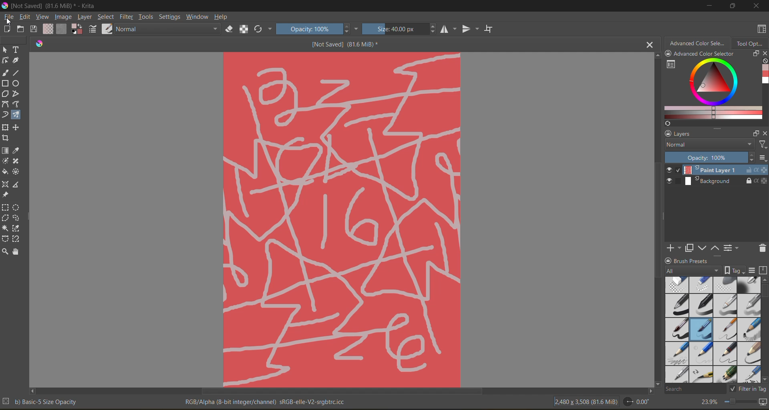 The height and width of the screenshot is (410, 769). I want to click on opacity, so click(316, 28).